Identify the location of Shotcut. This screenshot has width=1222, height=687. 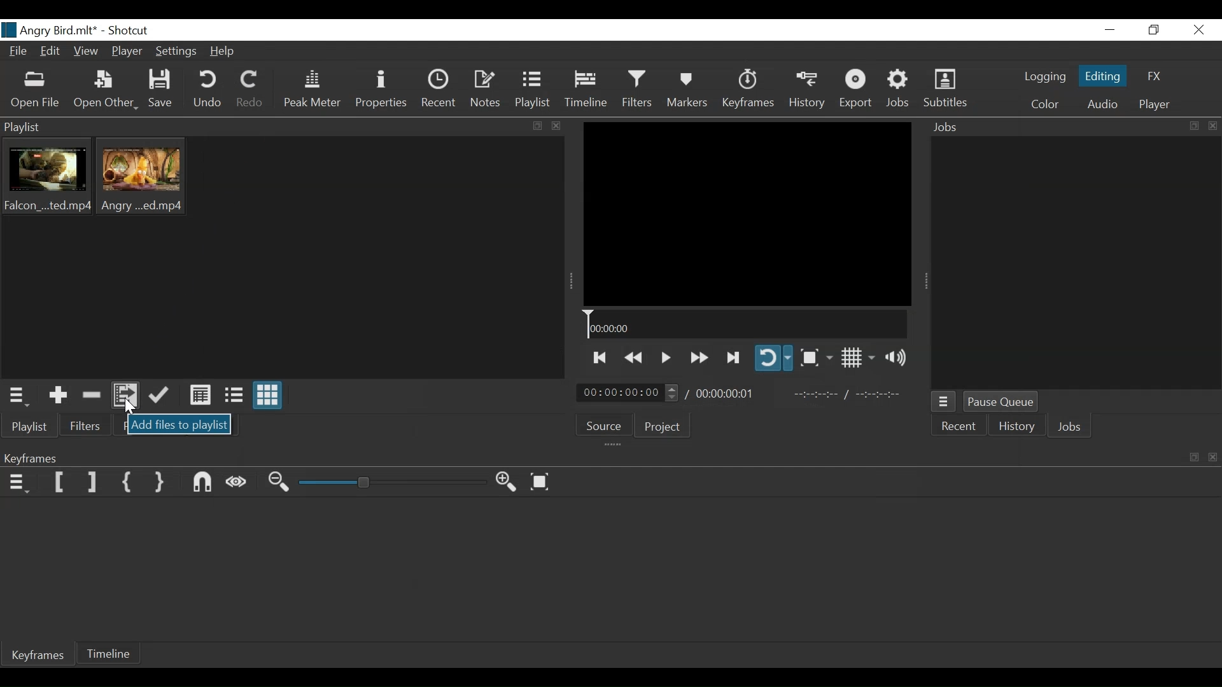
(131, 29).